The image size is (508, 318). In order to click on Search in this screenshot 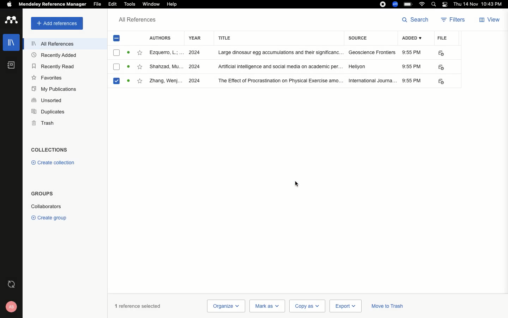, I will do `click(435, 4)`.